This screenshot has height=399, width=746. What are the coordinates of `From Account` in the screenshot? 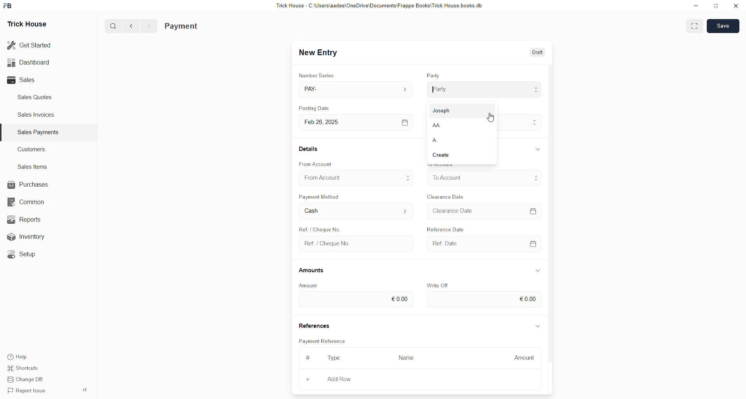 It's located at (316, 164).